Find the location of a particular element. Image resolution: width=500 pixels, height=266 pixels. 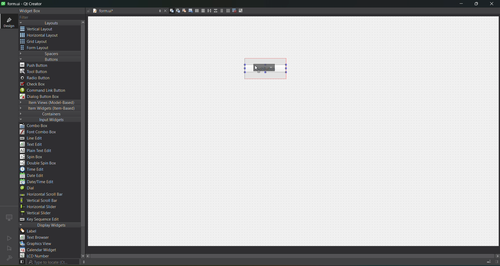

tab name is located at coordinates (123, 11).